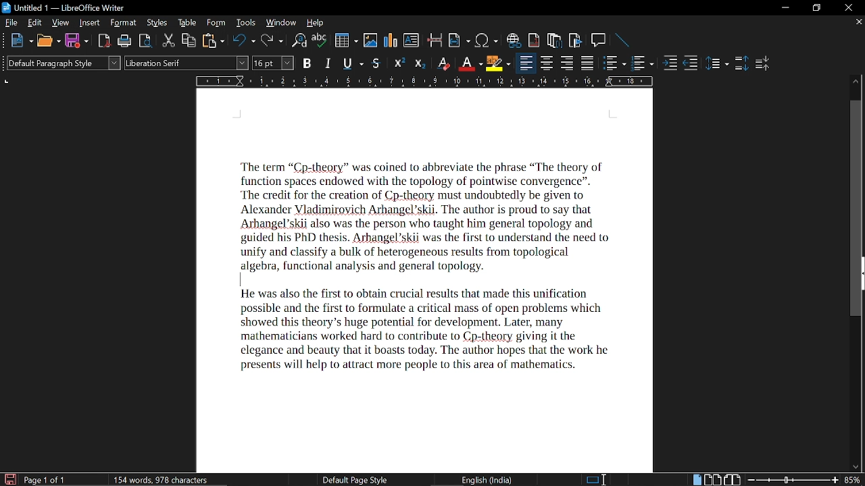 The height and width of the screenshot is (486, 865). What do you see at coordinates (189, 40) in the screenshot?
I see `Copy` at bounding box center [189, 40].